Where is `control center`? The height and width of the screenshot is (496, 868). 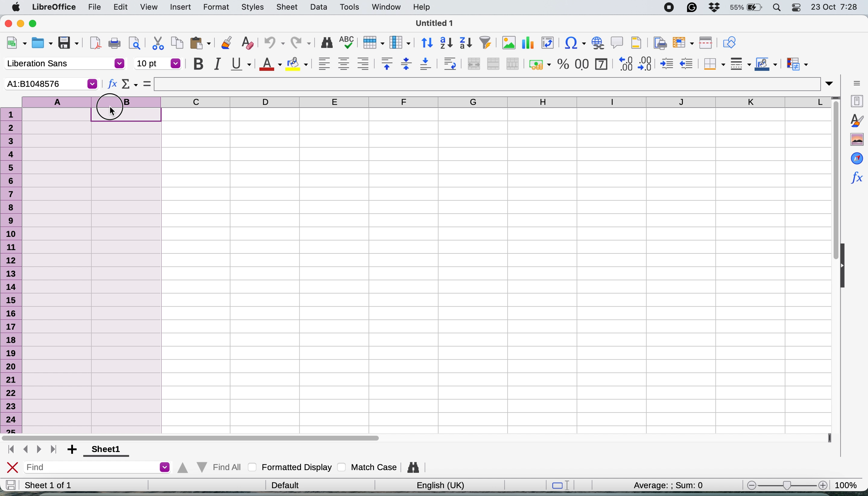 control center is located at coordinates (795, 7).